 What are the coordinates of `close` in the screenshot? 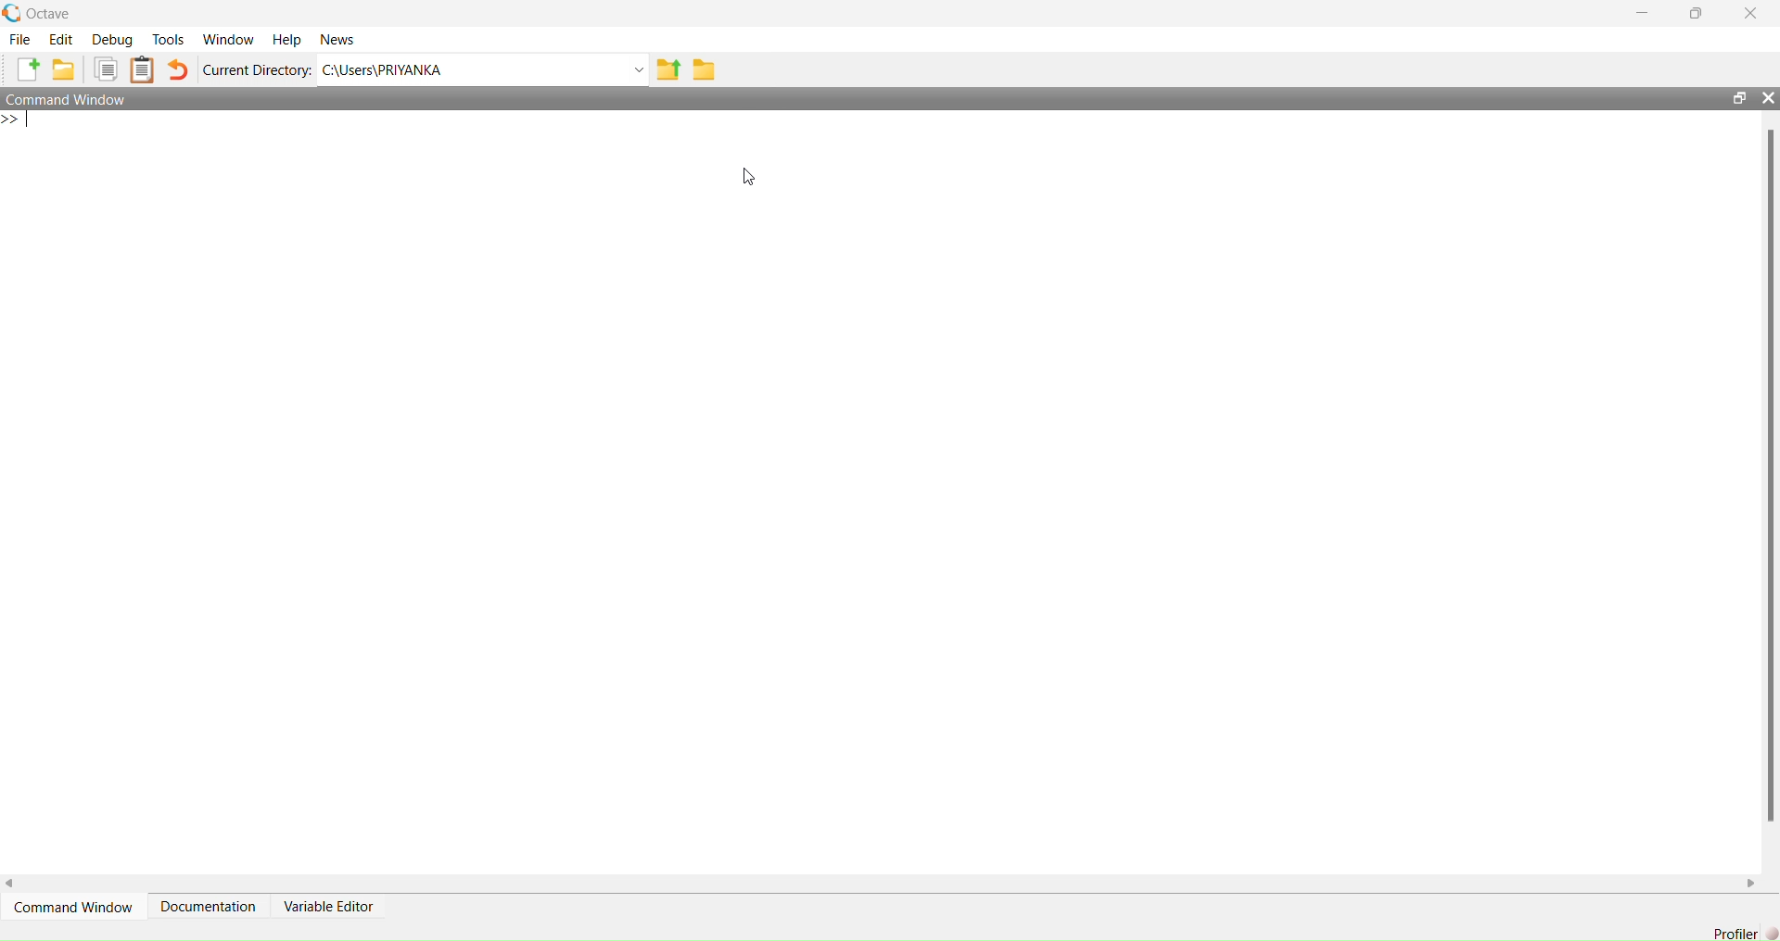 It's located at (1769, 97).